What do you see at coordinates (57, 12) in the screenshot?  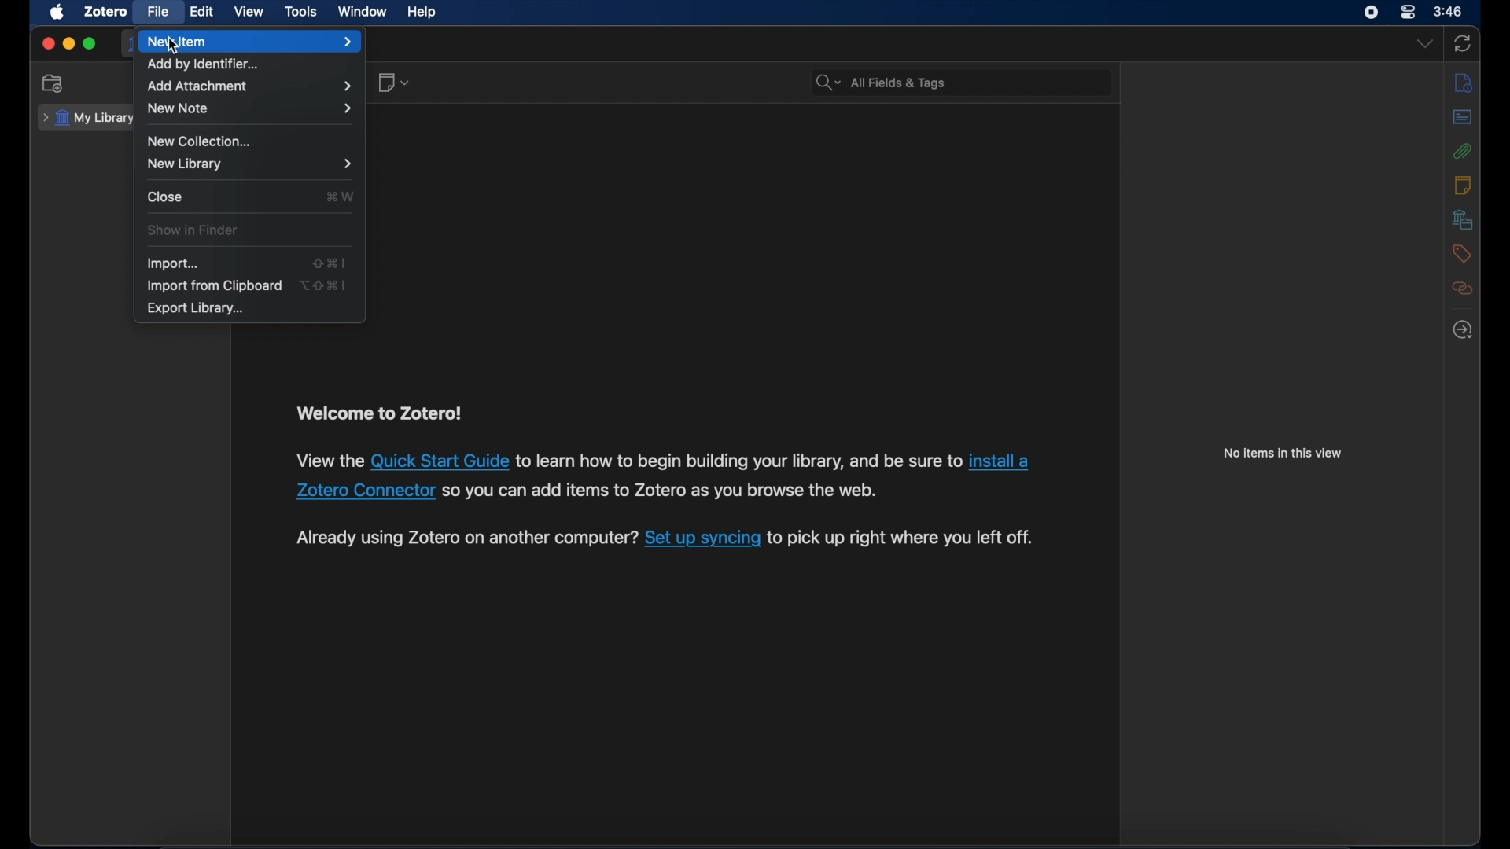 I see `apple` at bounding box center [57, 12].